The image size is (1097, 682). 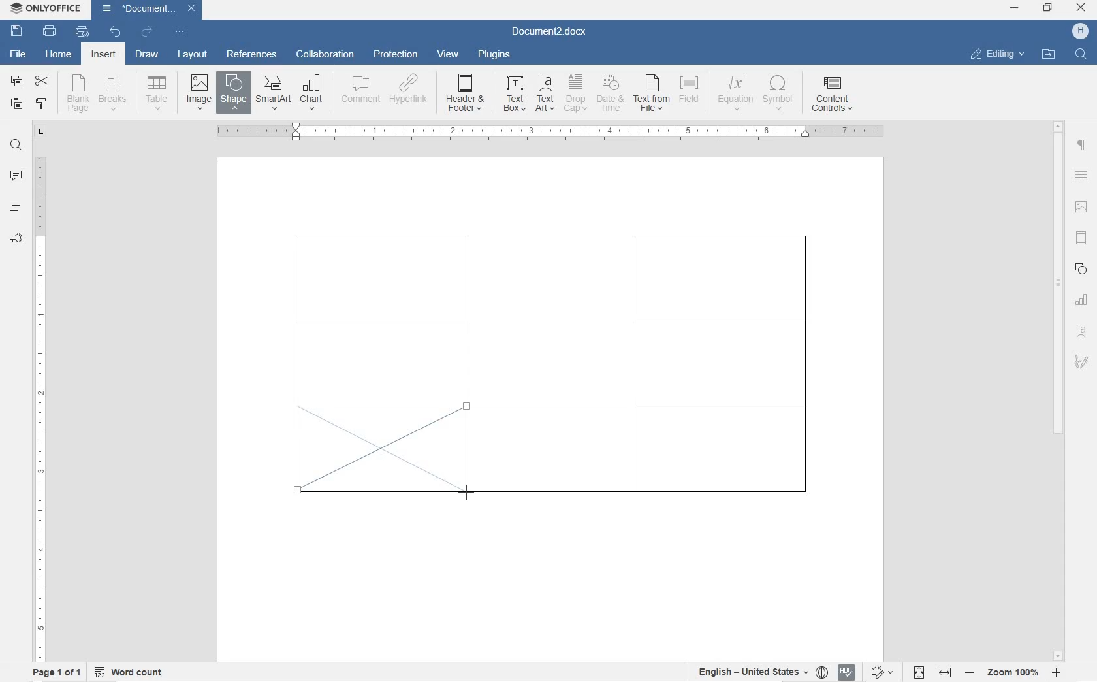 What do you see at coordinates (692, 95) in the screenshot?
I see `FIELD` at bounding box center [692, 95].